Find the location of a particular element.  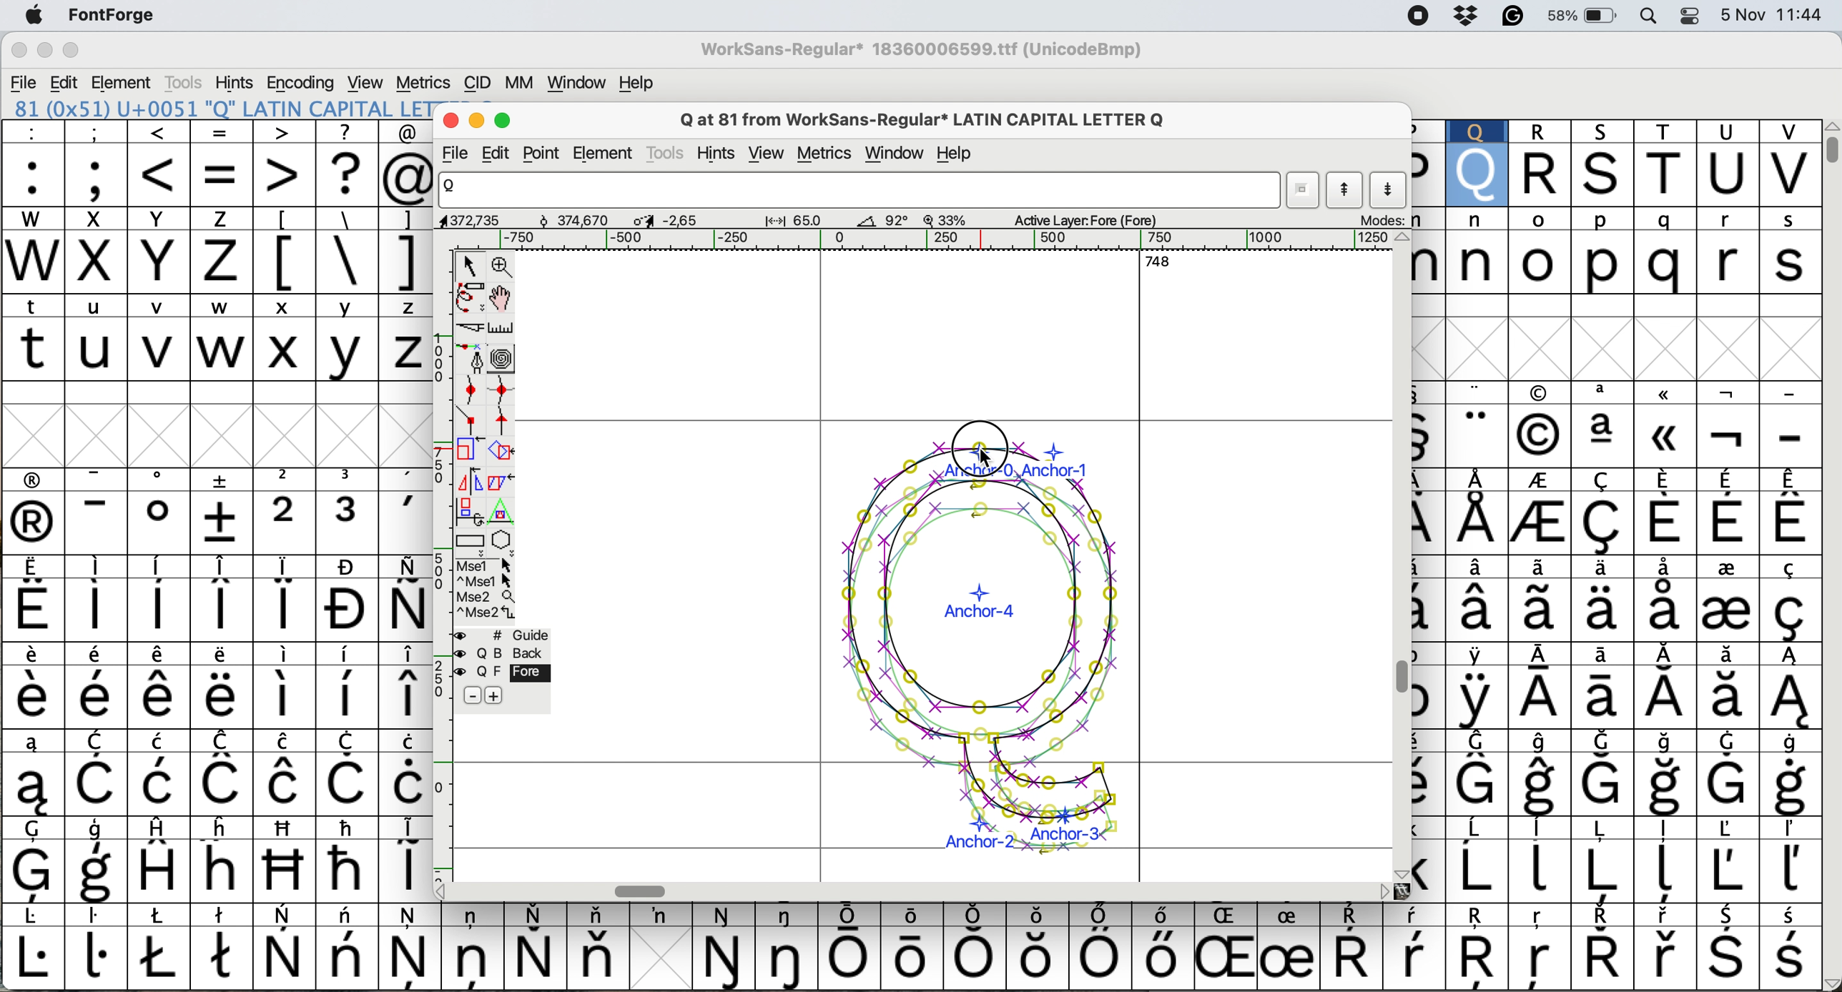

fontforge is located at coordinates (107, 14).